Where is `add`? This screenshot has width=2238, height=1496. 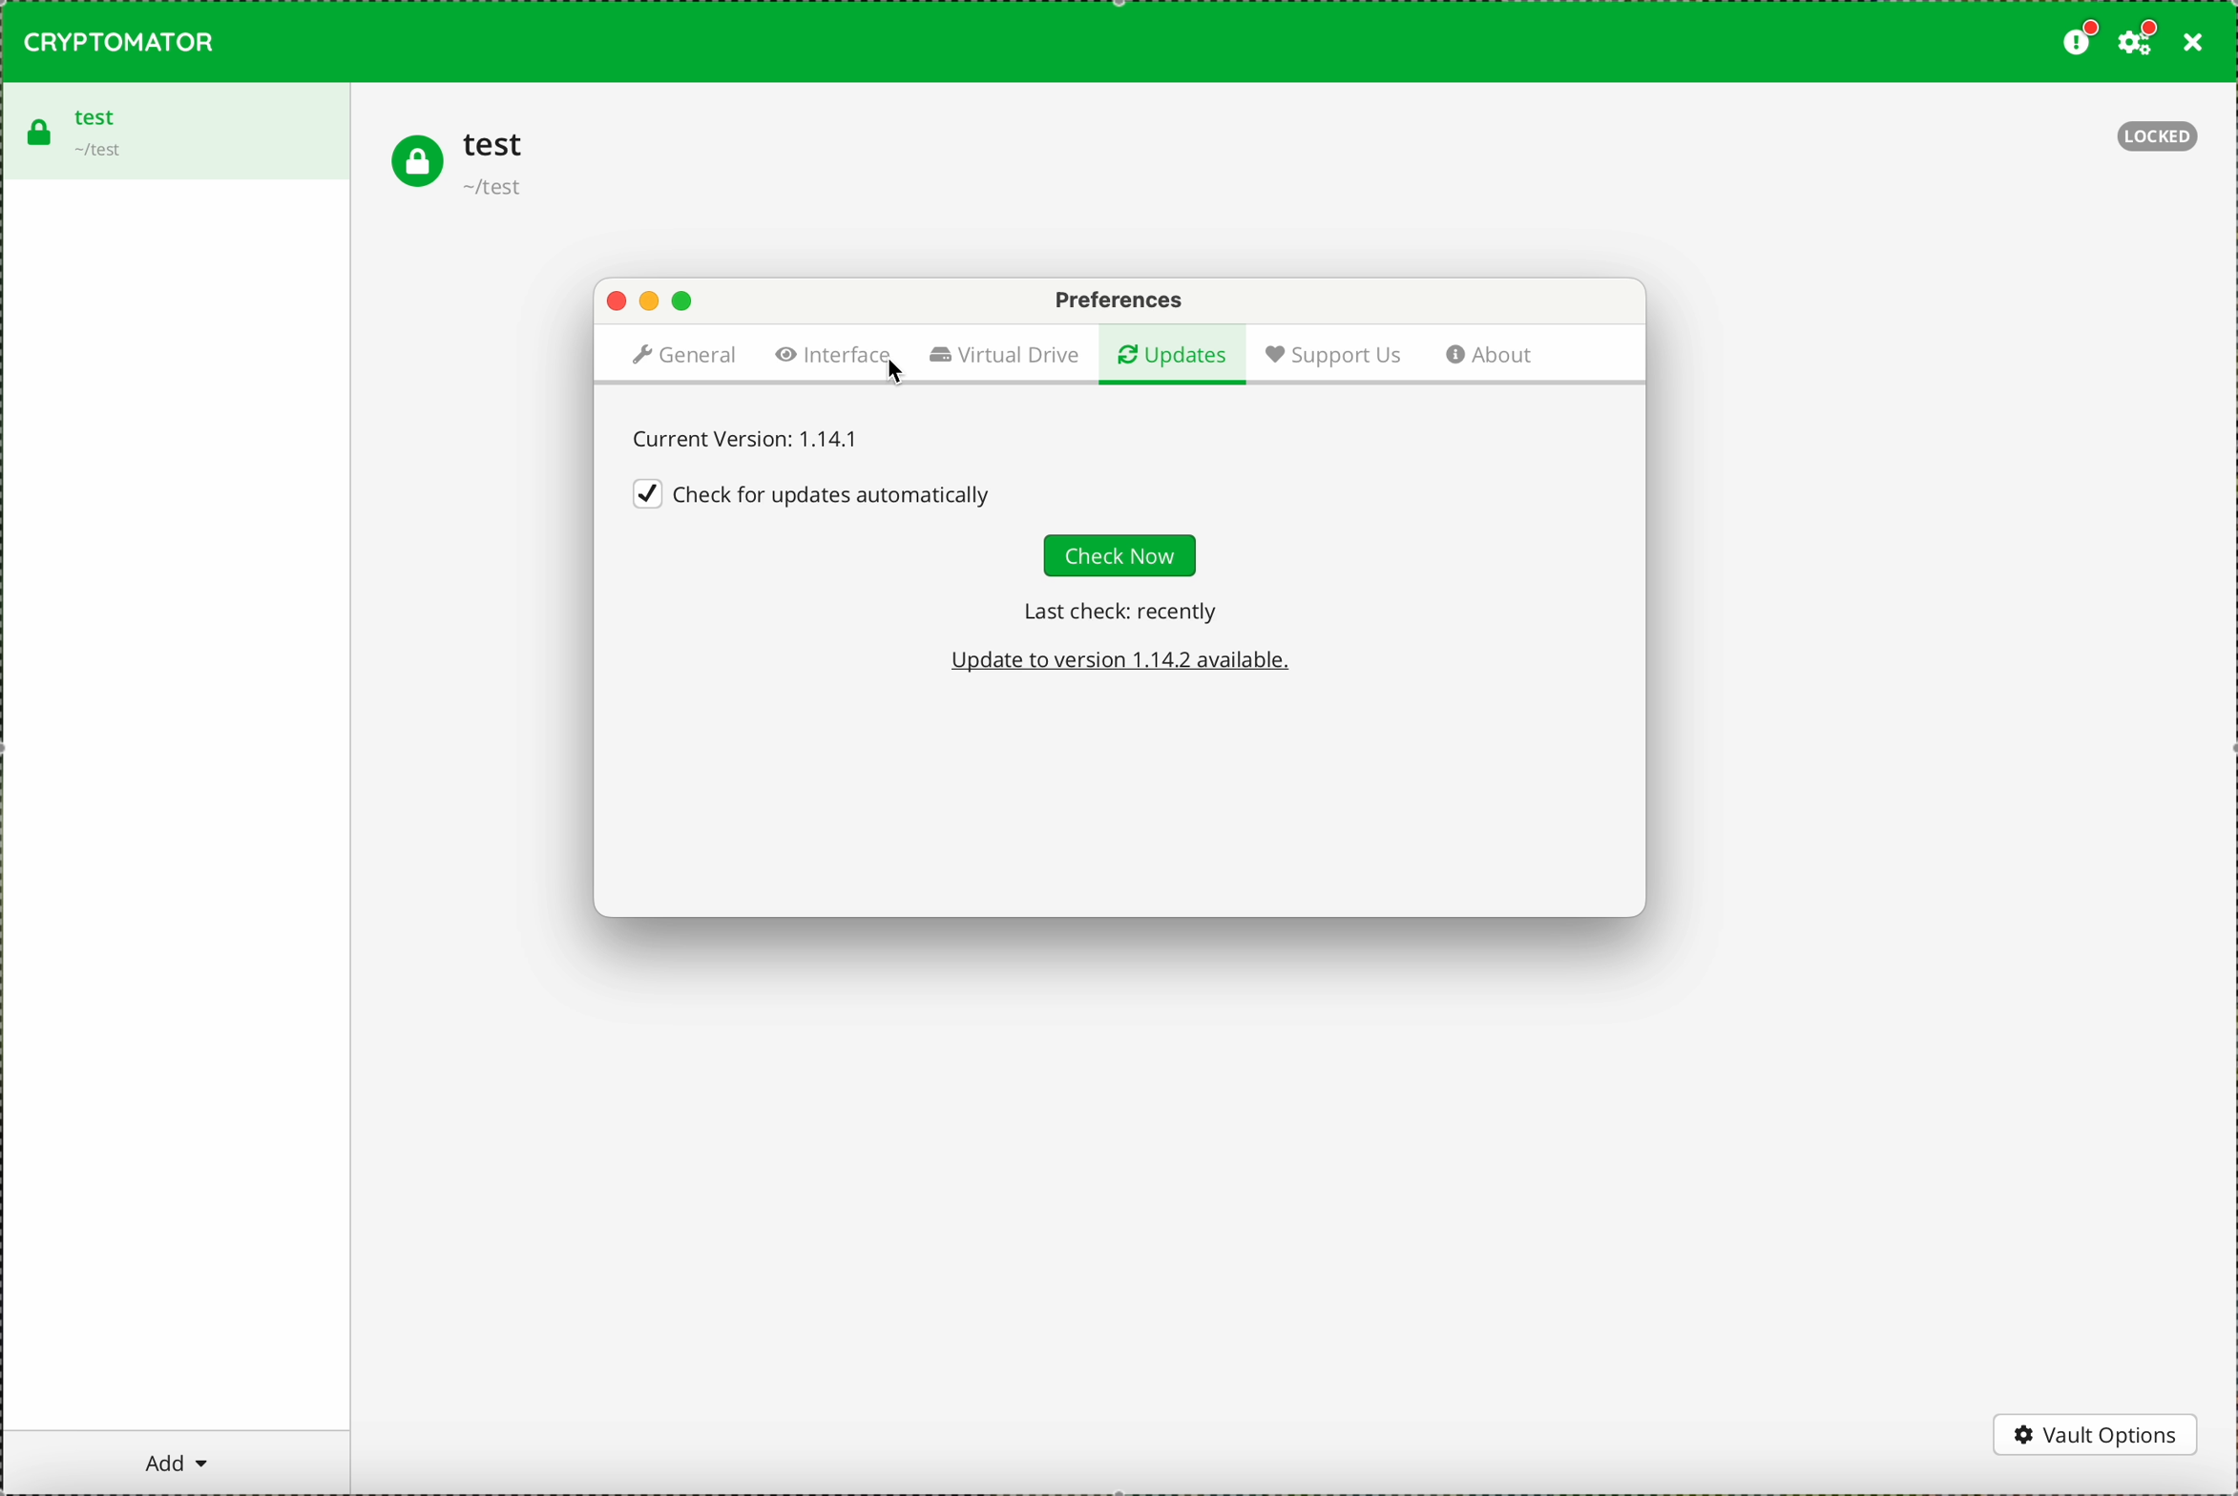
add is located at coordinates (177, 1463).